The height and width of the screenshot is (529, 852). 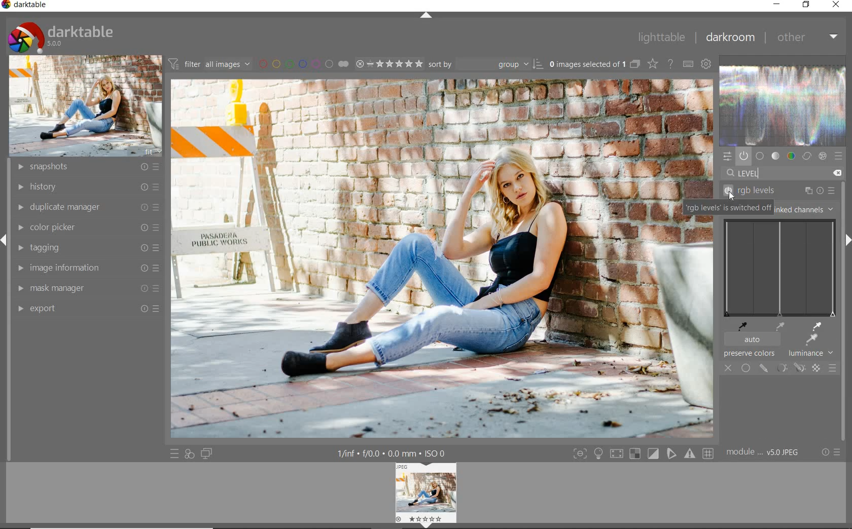 What do you see at coordinates (777, 5) in the screenshot?
I see `minimize` at bounding box center [777, 5].